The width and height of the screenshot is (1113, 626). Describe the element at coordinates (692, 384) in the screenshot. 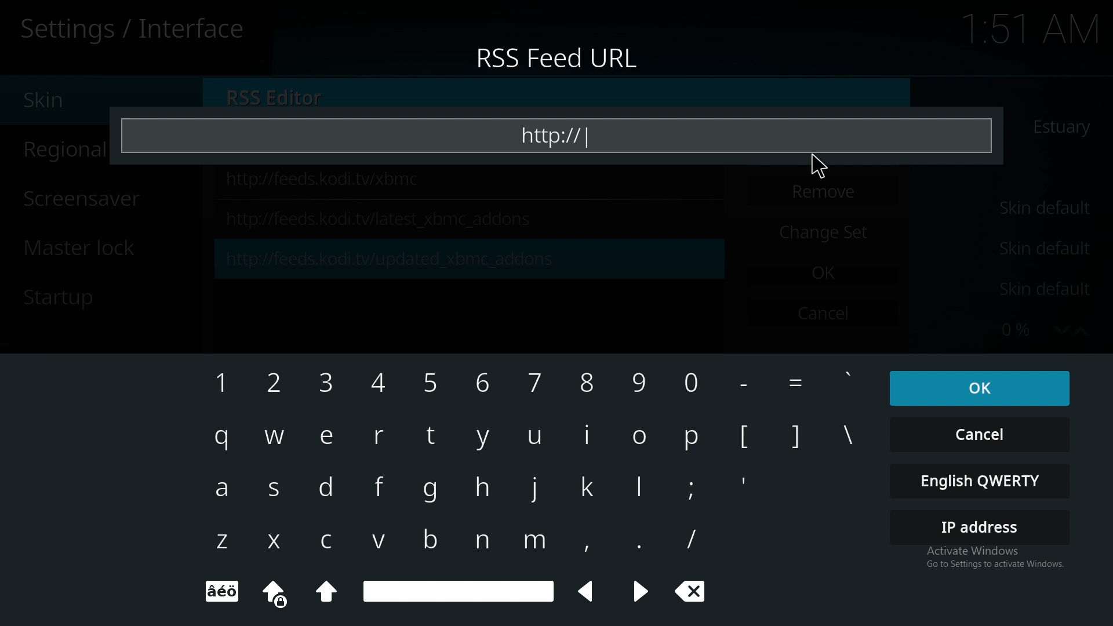

I see `keyboard Input` at that location.